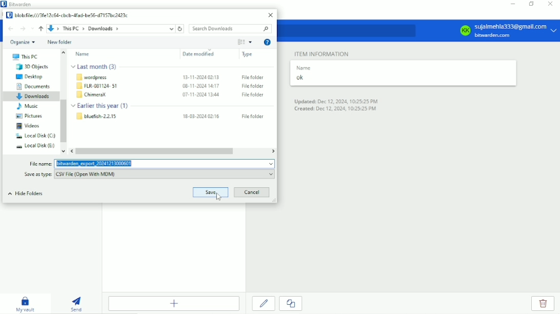 Image resolution: width=560 pixels, height=314 pixels. Describe the element at coordinates (219, 197) in the screenshot. I see `Cursor` at that location.